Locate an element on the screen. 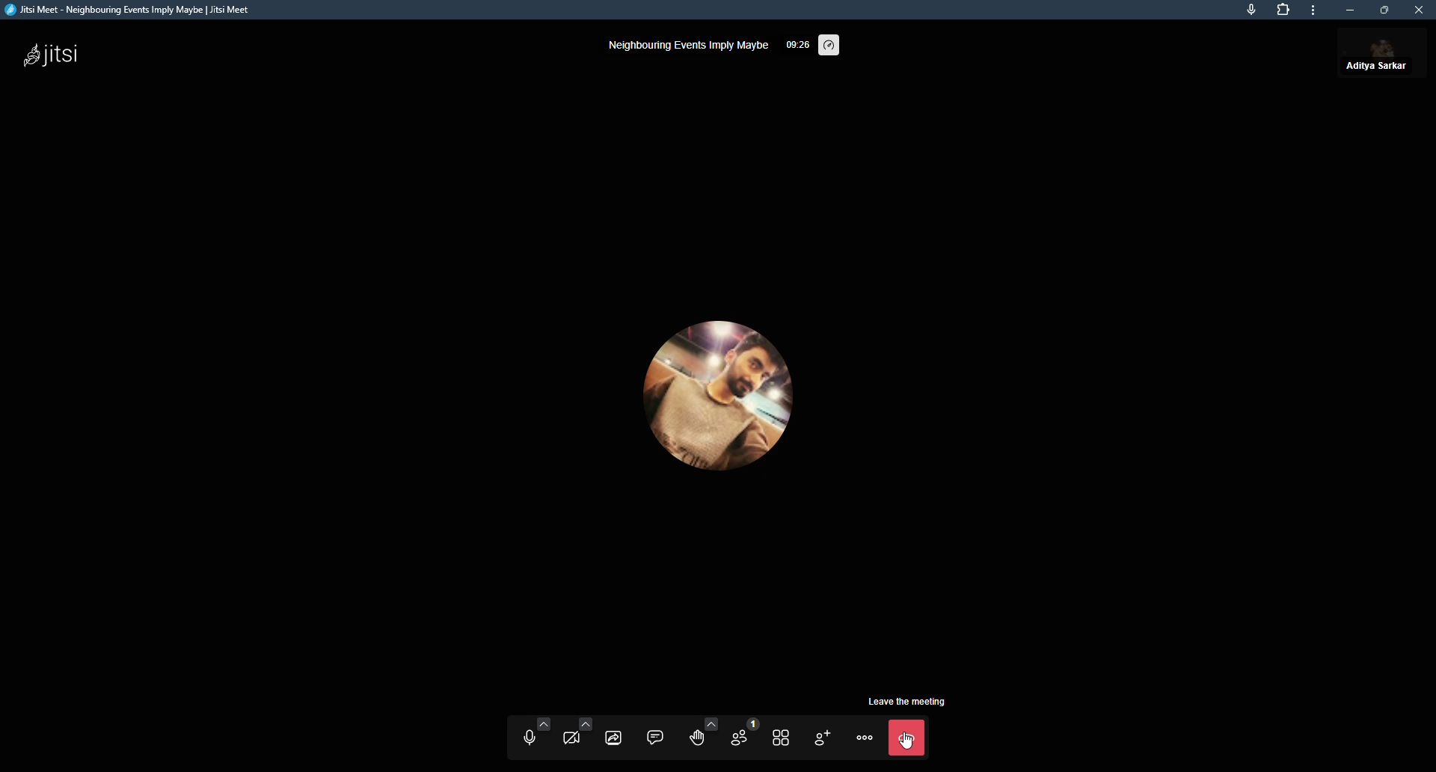 The image size is (1436, 772). performance settings is located at coordinates (835, 46).